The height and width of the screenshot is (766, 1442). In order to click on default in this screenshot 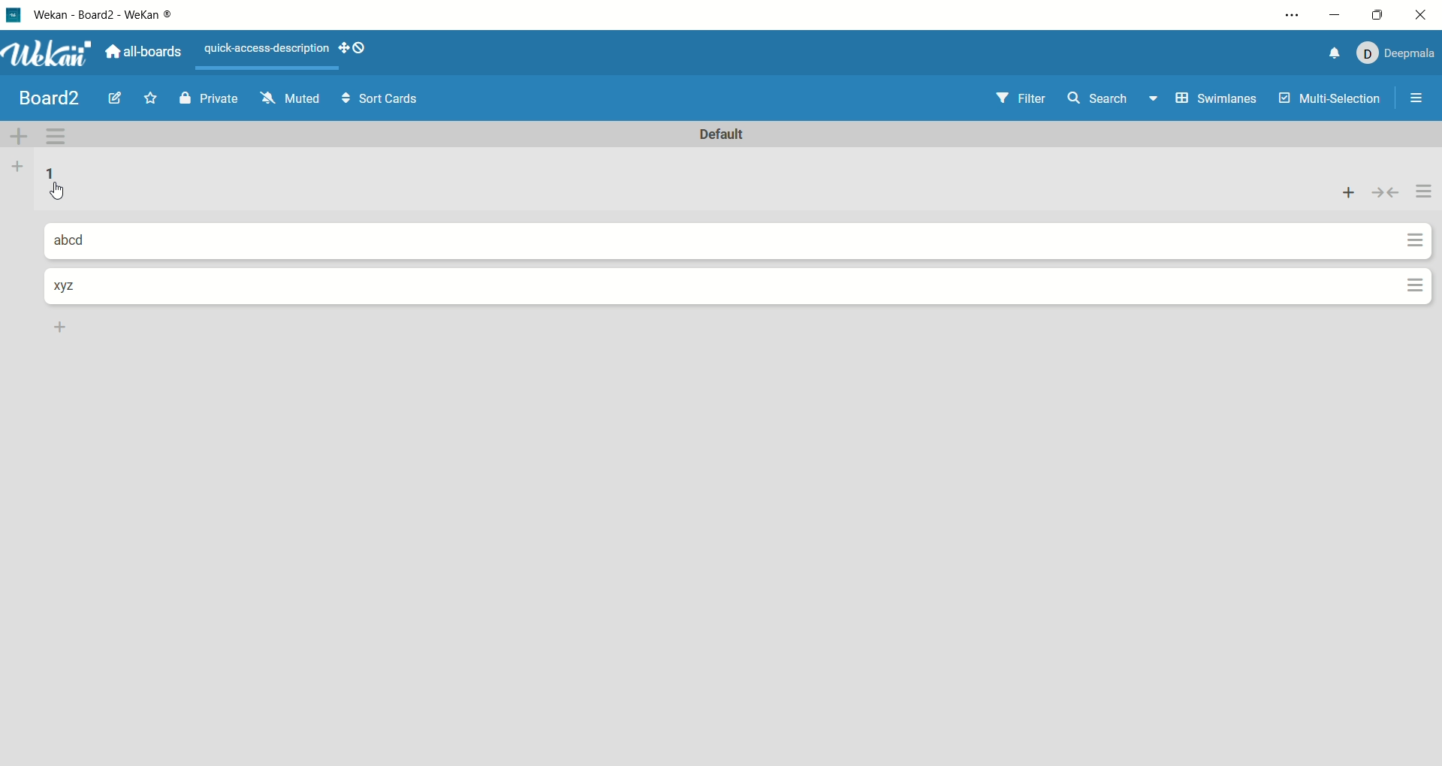, I will do `click(728, 136)`.